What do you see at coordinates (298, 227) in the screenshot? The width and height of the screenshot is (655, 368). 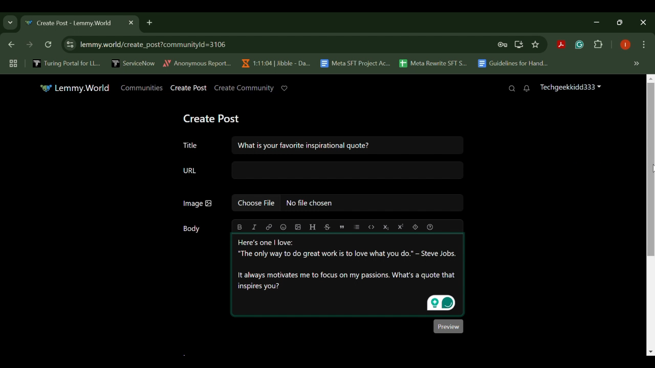 I see `upload image` at bounding box center [298, 227].